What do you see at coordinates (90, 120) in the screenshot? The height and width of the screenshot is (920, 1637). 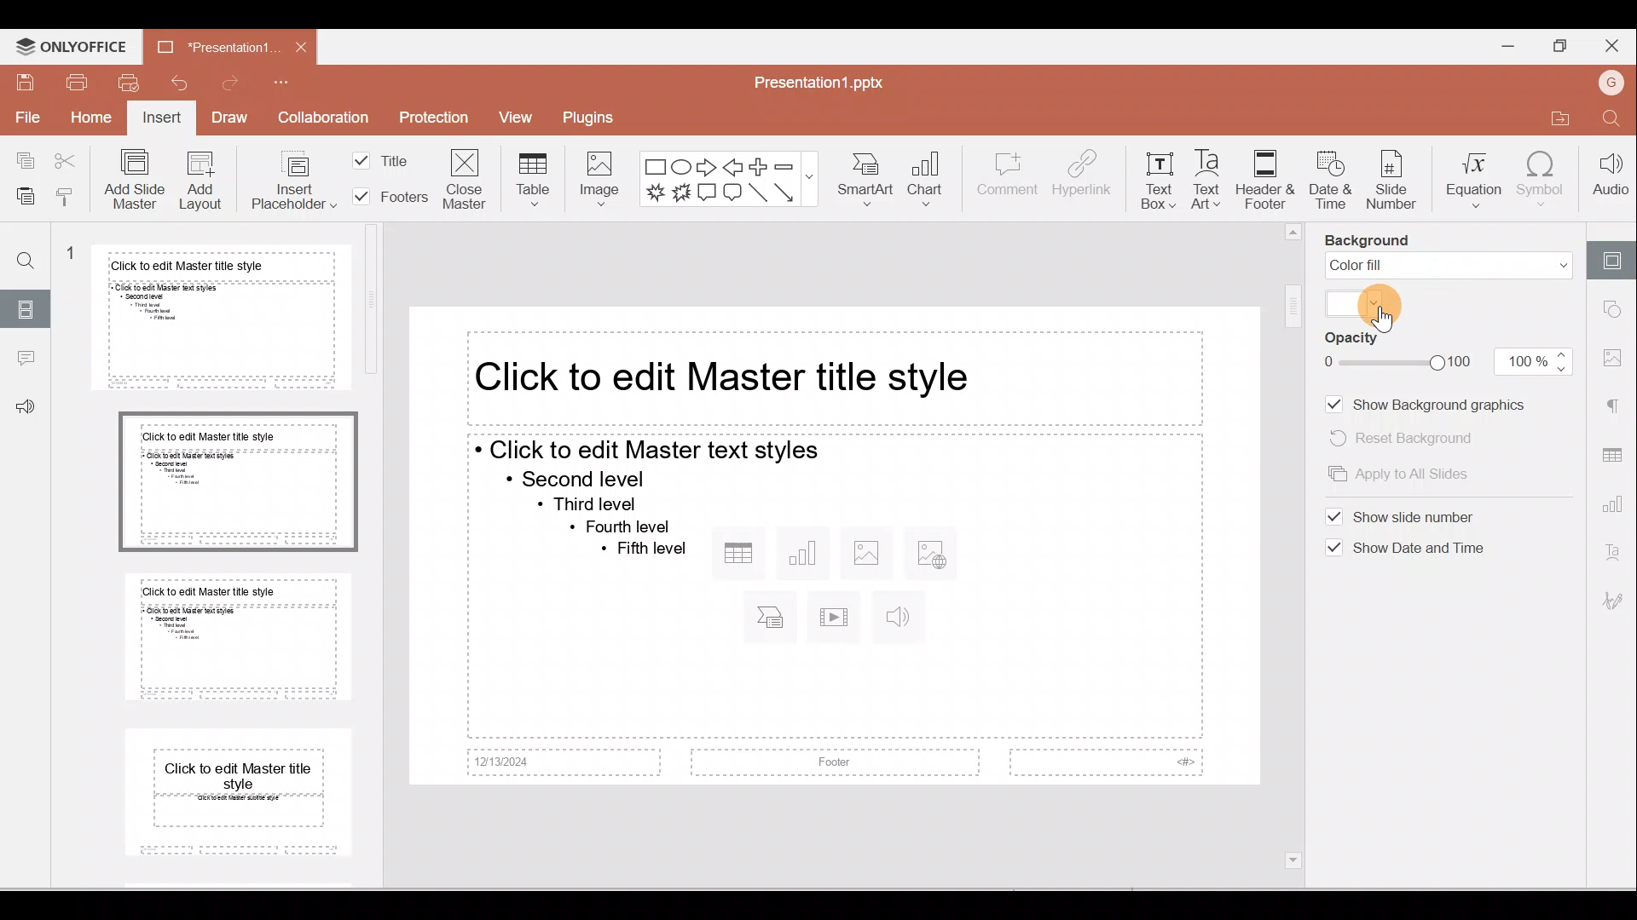 I see `Home` at bounding box center [90, 120].